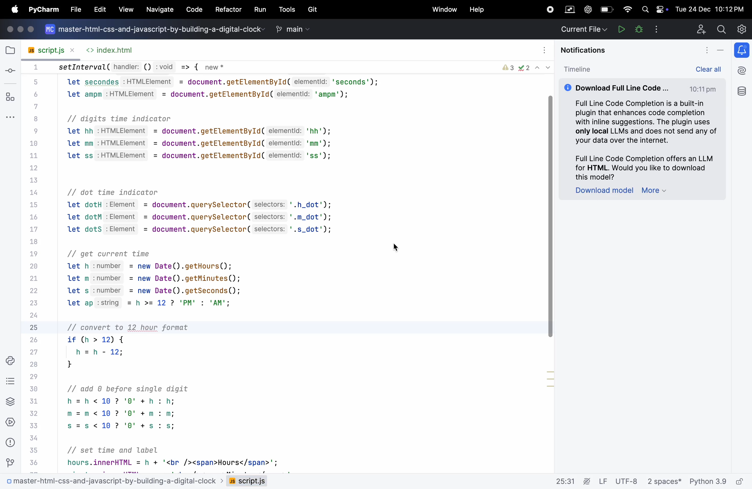 The width and height of the screenshot is (752, 489). I want to click on settings, so click(741, 28).